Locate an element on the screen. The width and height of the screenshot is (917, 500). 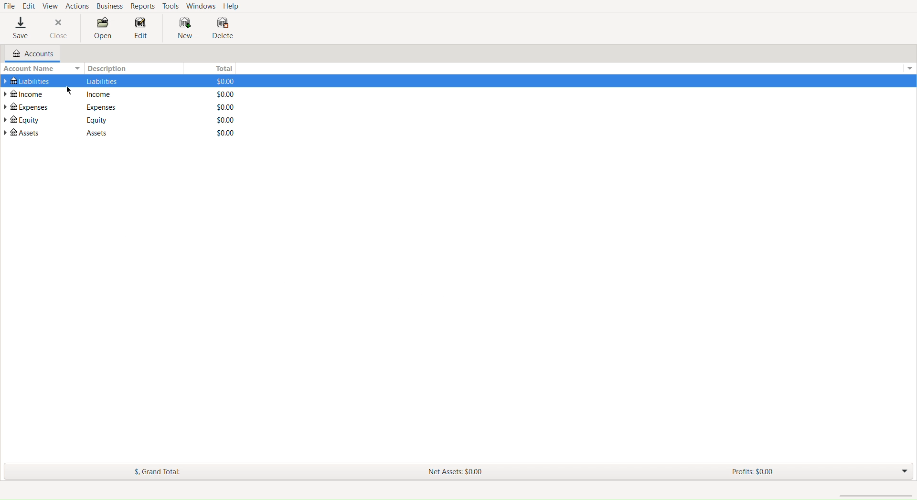
Edit is located at coordinates (30, 6).